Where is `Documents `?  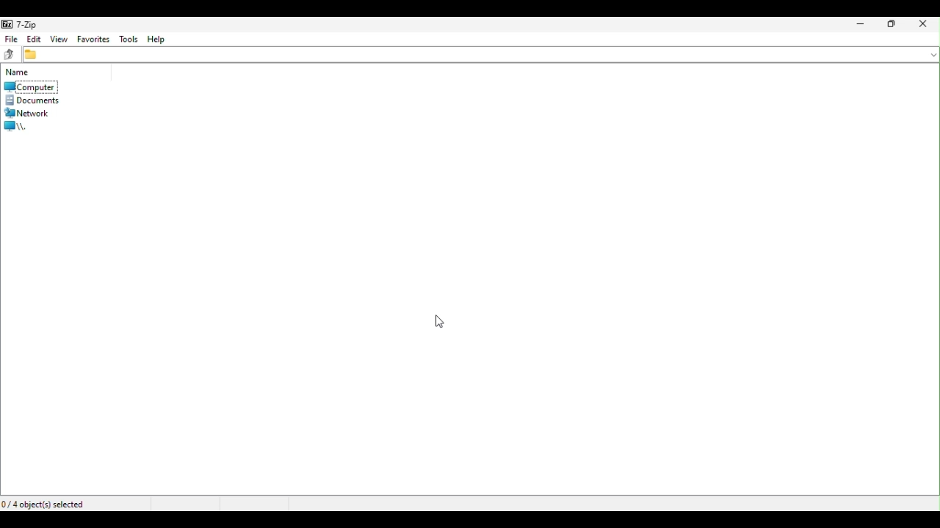 Documents  is located at coordinates (39, 101).